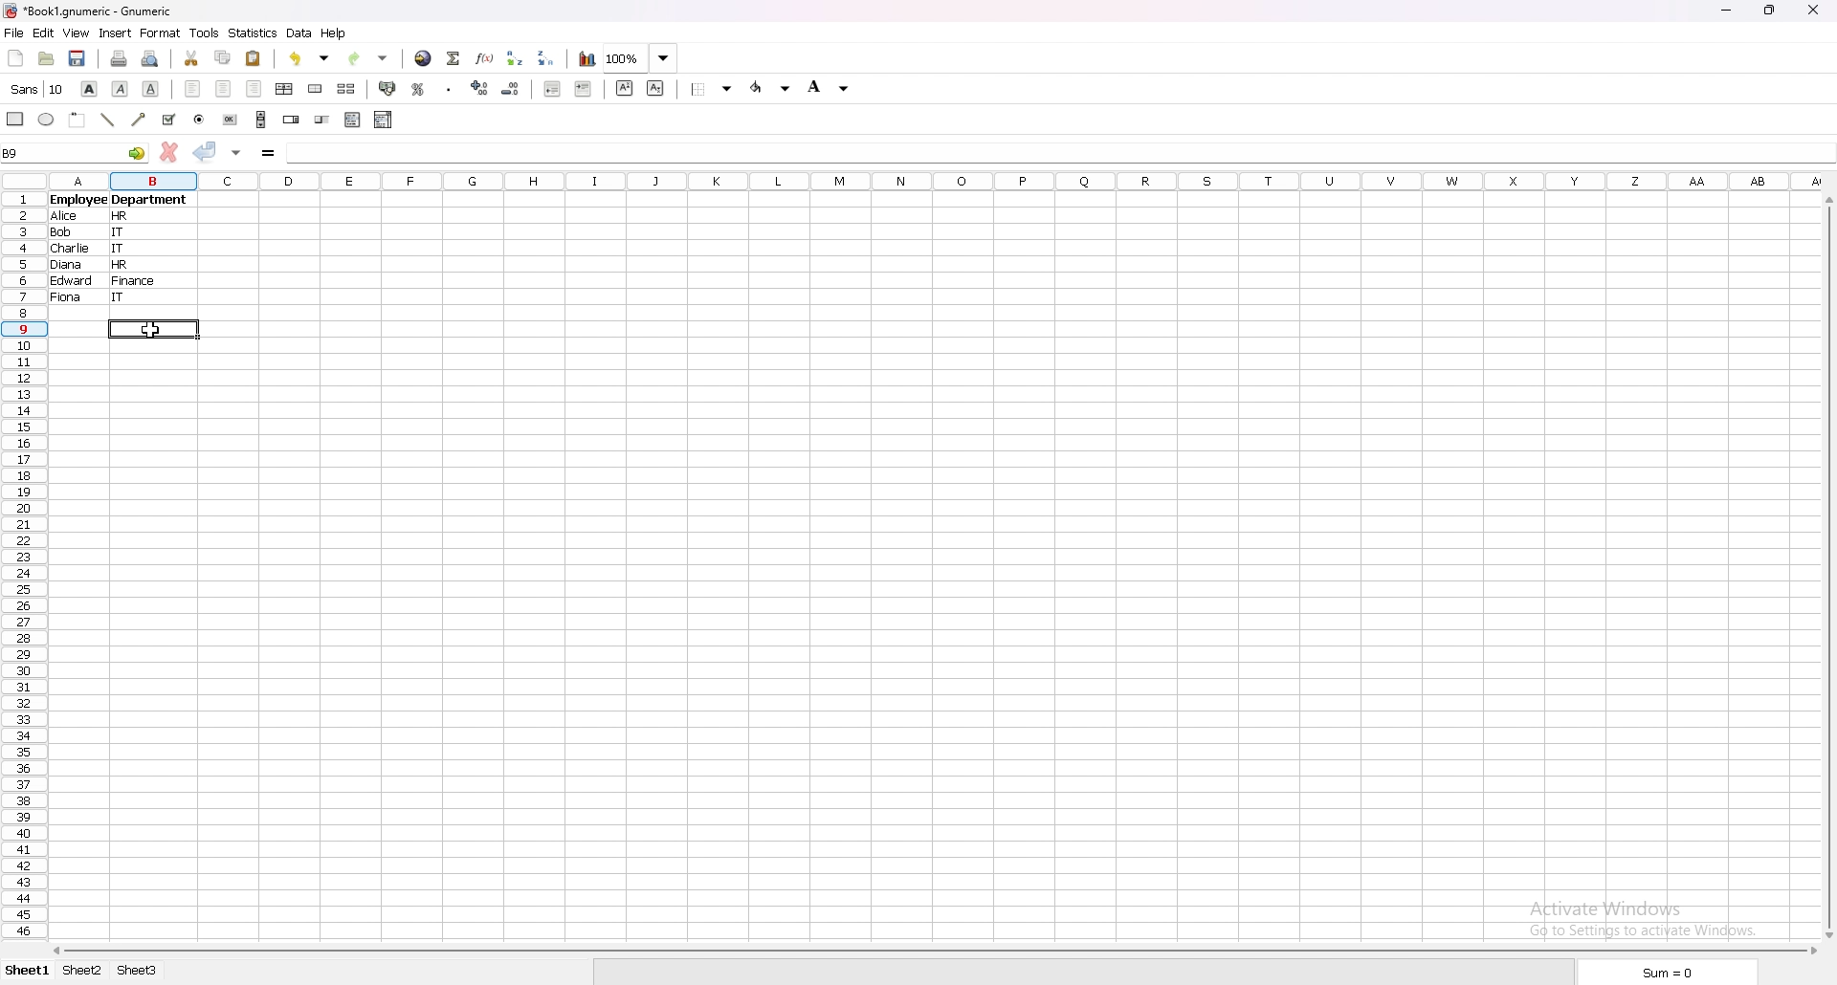 The width and height of the screenshot is (1837, 985). Describe the element at coordinates (484, 58) in the screenshot. I see `function` at that location.